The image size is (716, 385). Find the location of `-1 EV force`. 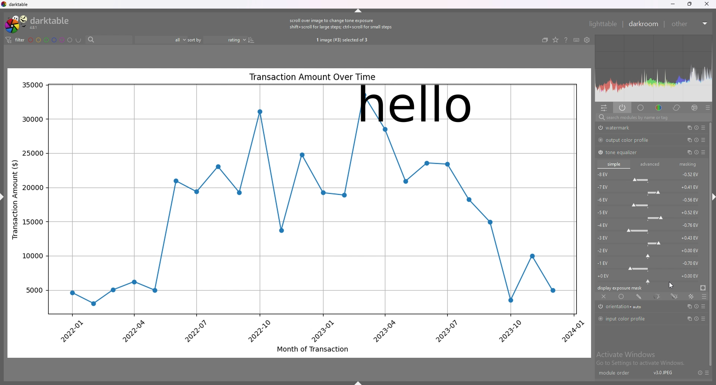

-1 EV force is located at coordinates (650, 265).